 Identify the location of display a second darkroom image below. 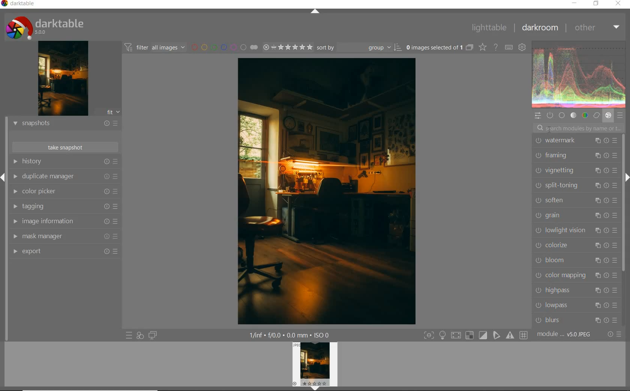
(153, 336).